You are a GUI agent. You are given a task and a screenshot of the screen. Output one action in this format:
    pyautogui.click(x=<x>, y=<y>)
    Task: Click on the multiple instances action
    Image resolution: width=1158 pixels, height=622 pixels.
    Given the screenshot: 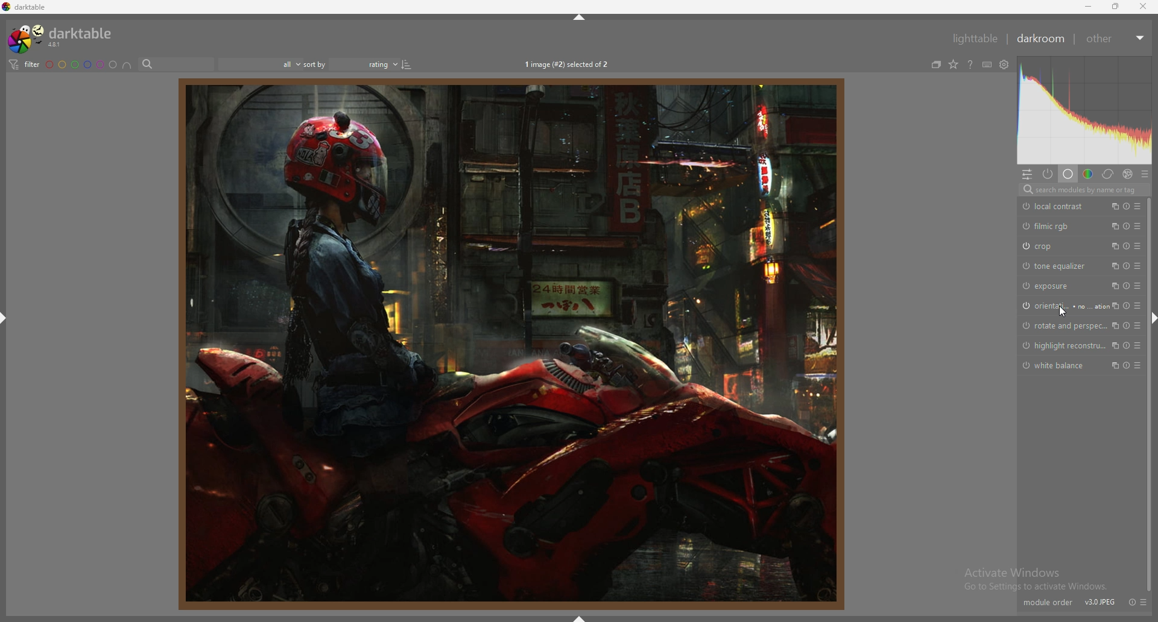 What is the action you would take?
    pyautogui.click(x=1113, y=246)
    